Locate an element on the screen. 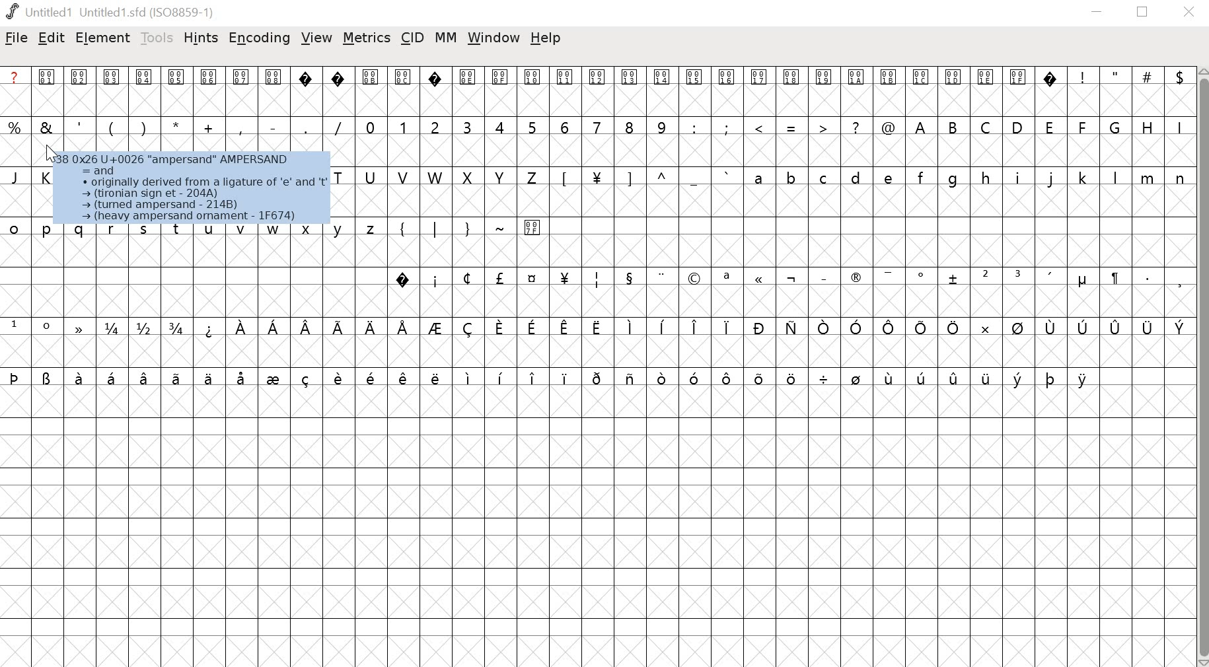 The height and width of the screenshot is (667, 1209). symbol is located at coordinates (954, 278).